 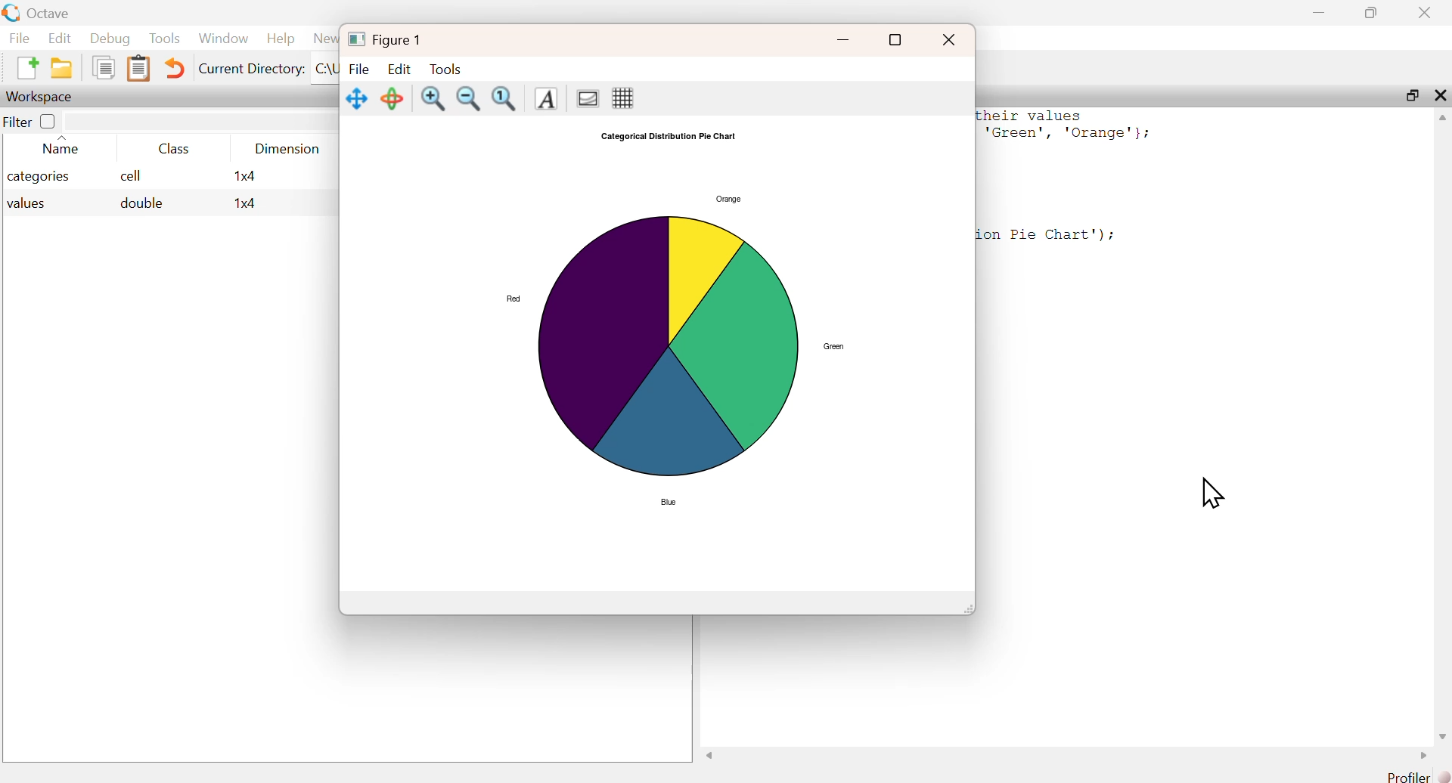 What do you see at coordinates (673, 357) in the screenshot?
I see `Graph` at bounding box center [673, 357].